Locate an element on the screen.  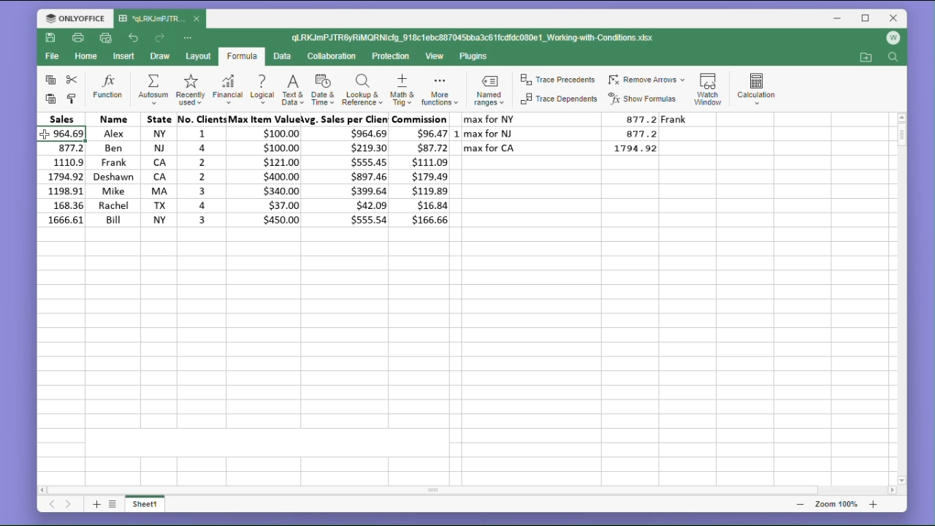
zoom 100% is located at coordinates (833, 504).